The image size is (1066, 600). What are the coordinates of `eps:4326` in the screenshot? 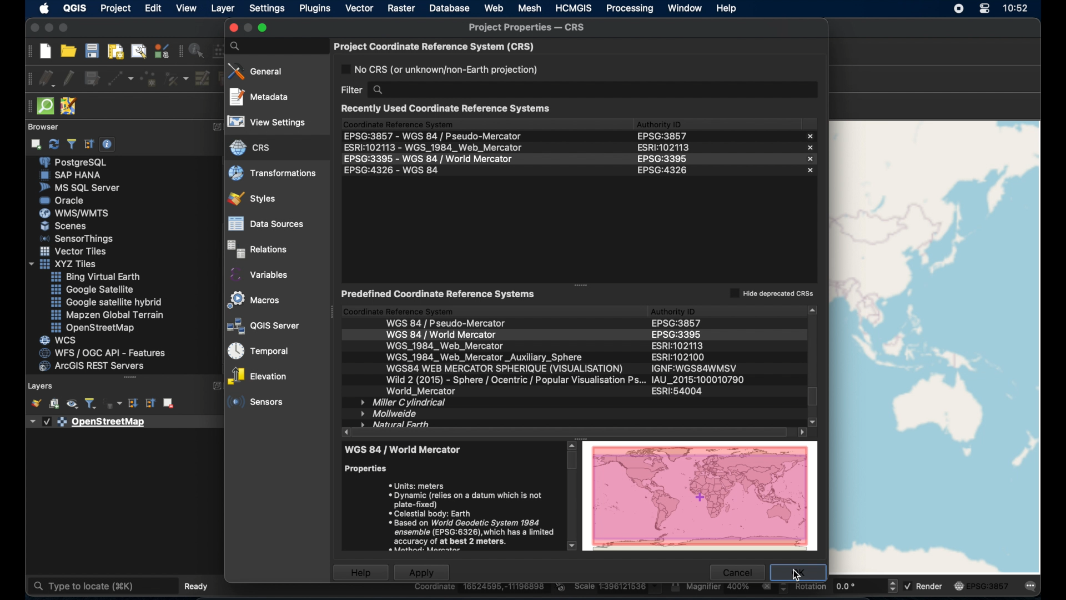 It's located at (665, 171).